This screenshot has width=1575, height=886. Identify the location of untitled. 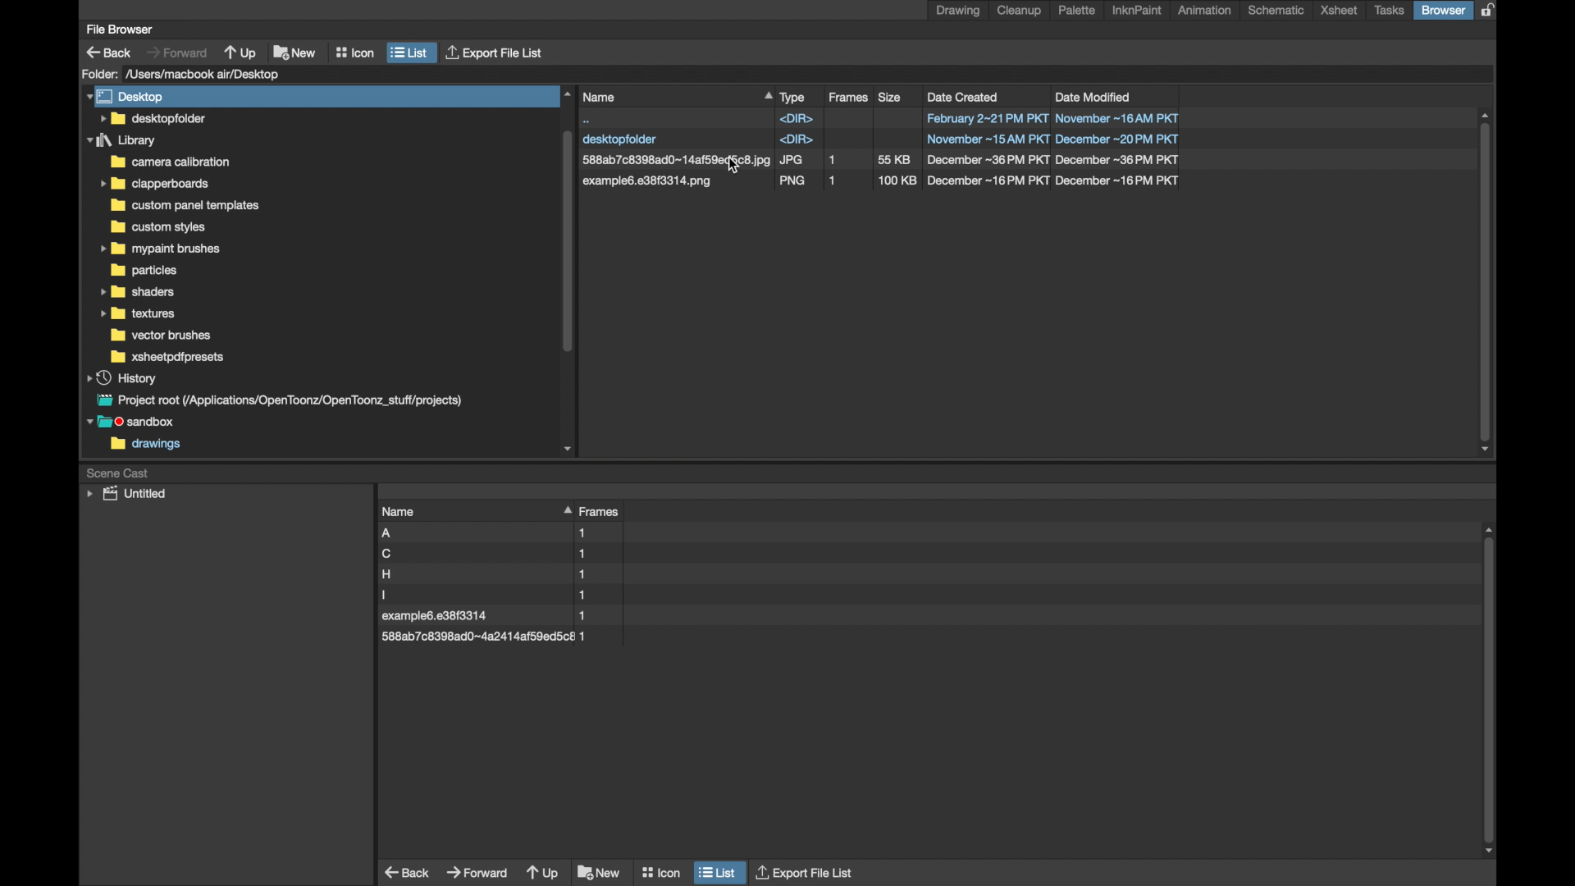
(126, 494).